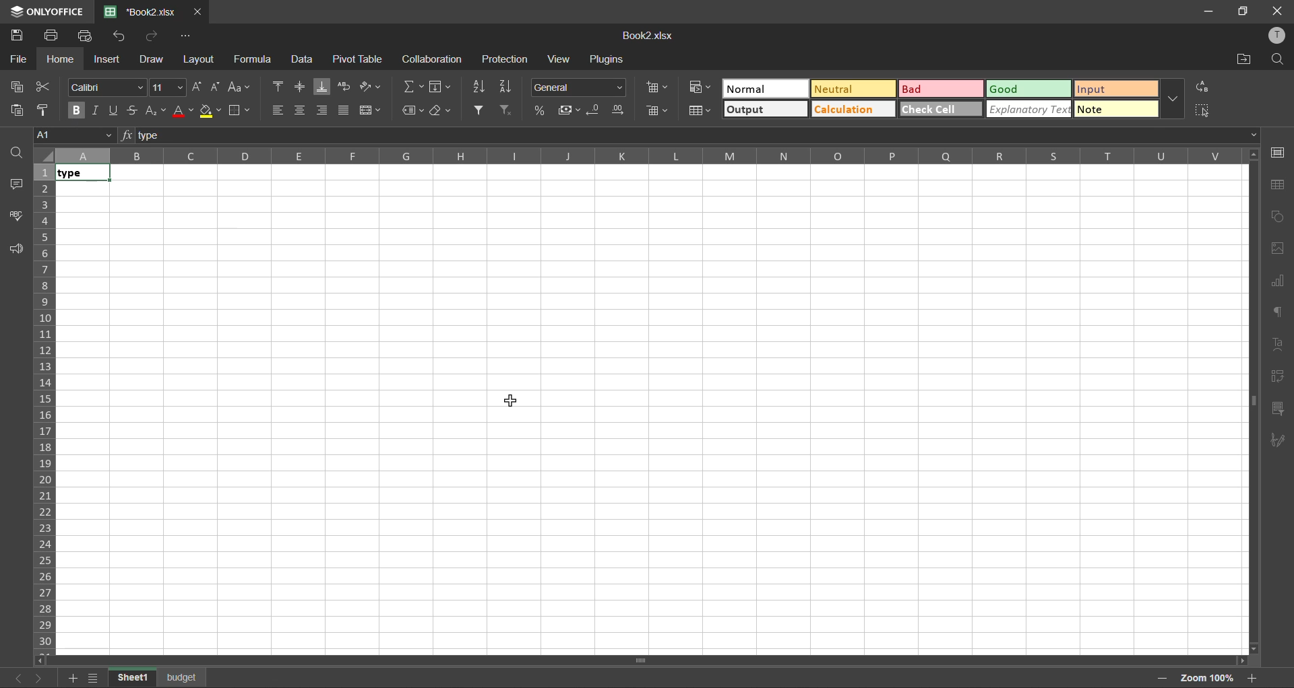 The width and height of the screenshot is (1294, 688). What do you see at coordinates (1278, 281) in the screenshot?
I see `charts` at bounding box center [1278, 281].